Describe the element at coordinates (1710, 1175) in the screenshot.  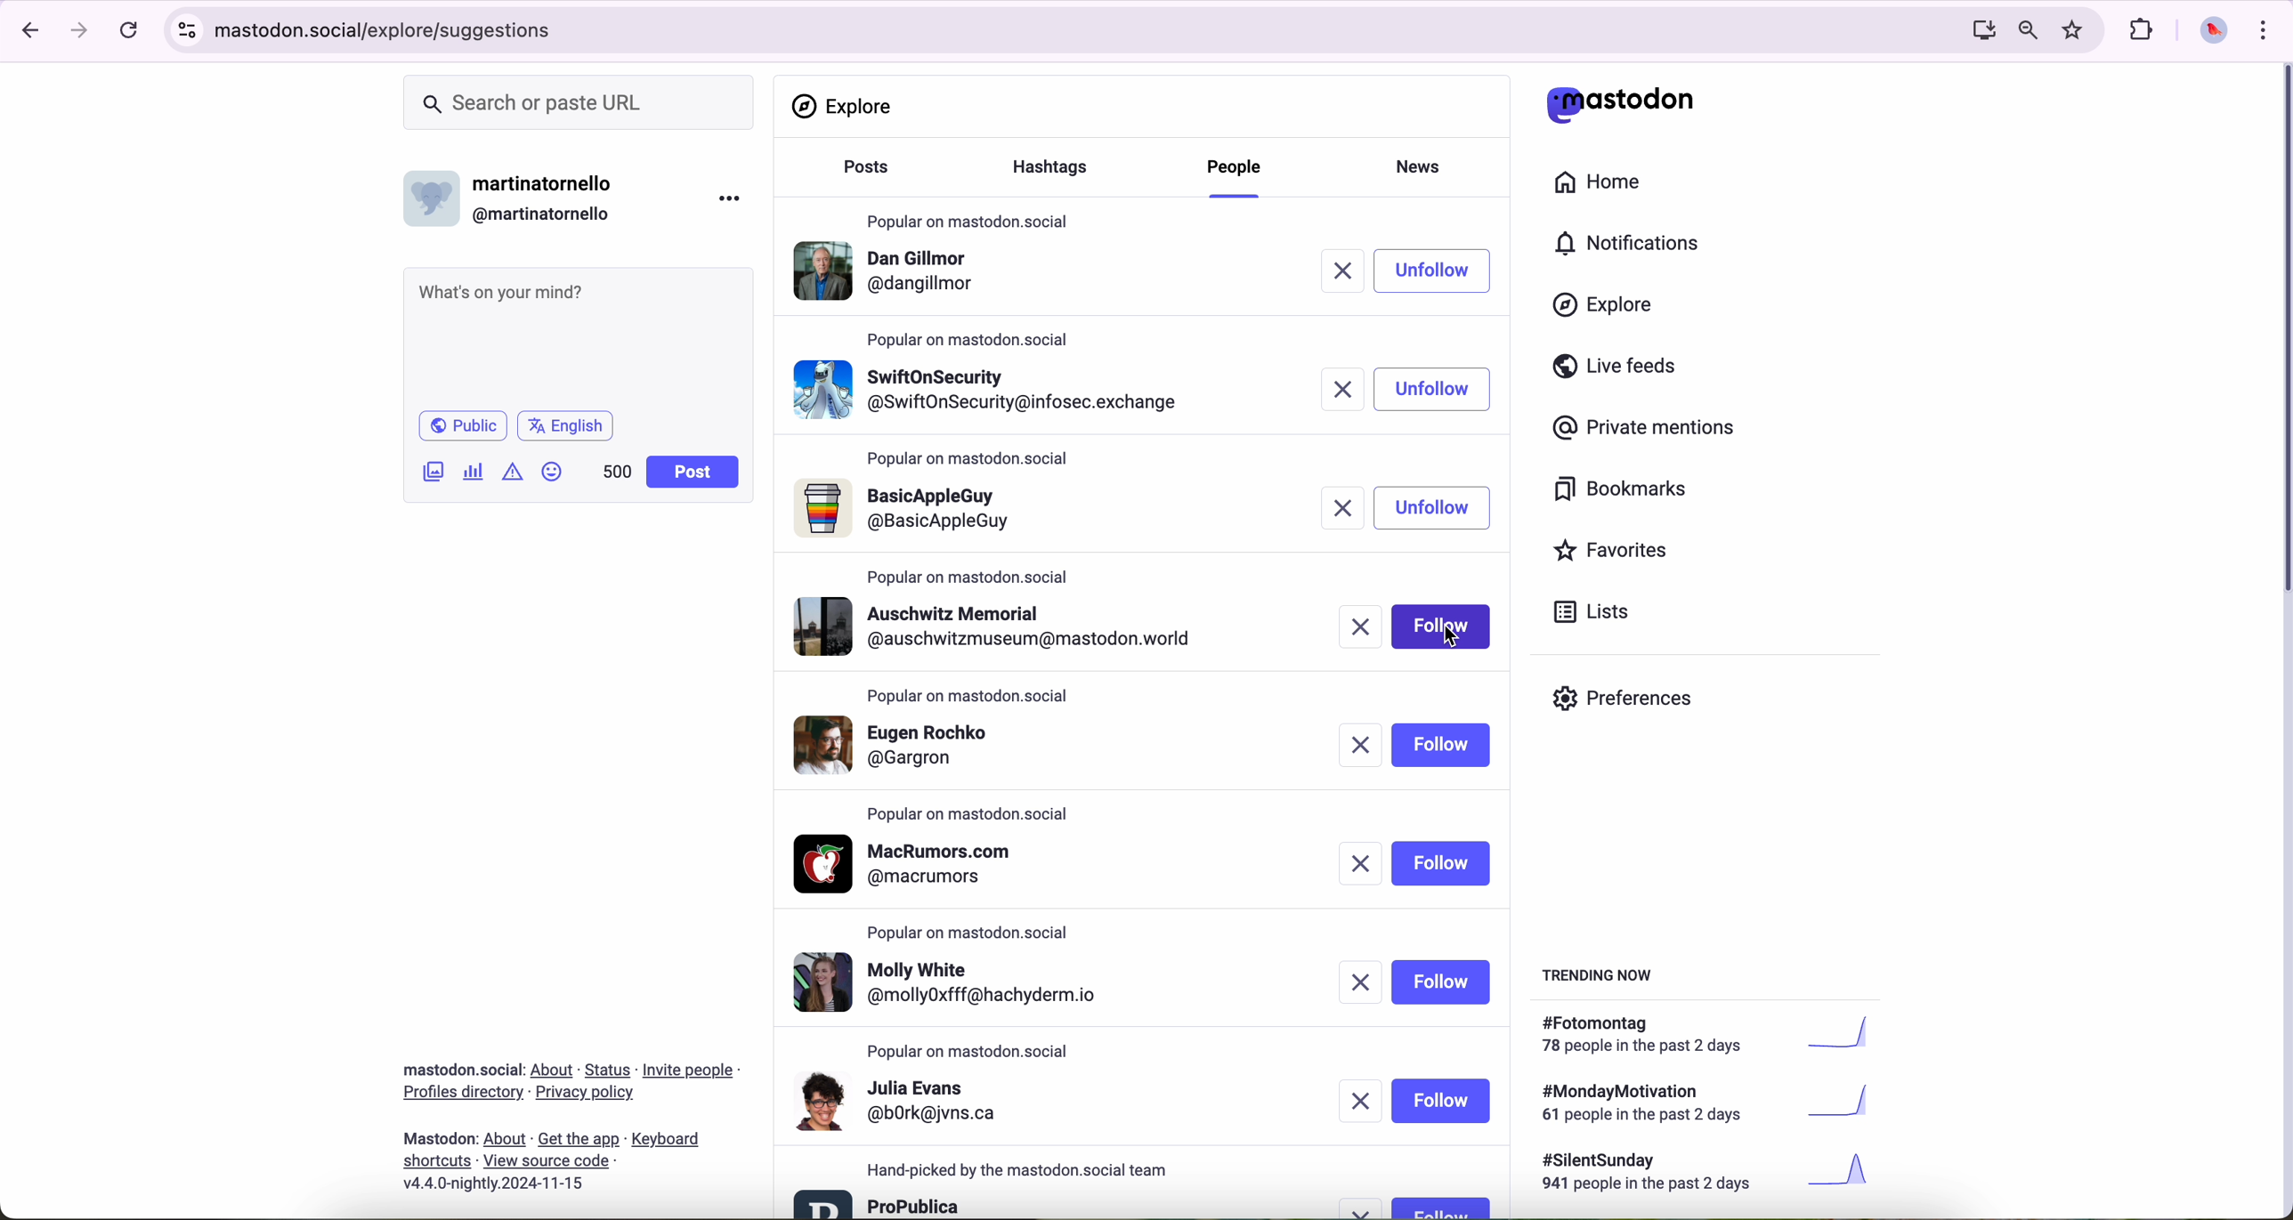
I see `#silentsunday` at that location.